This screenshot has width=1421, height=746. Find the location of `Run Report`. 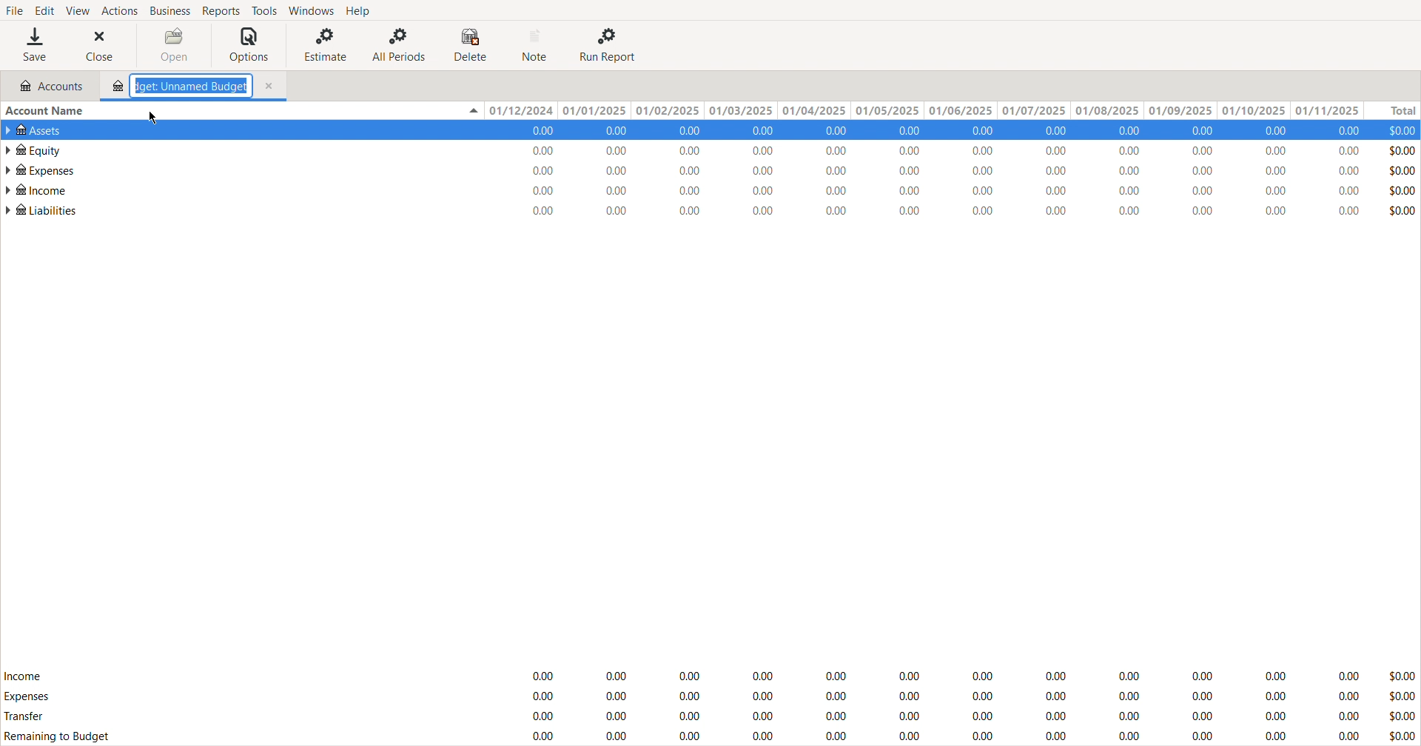

Run Report is located at coordinates (608, 44).